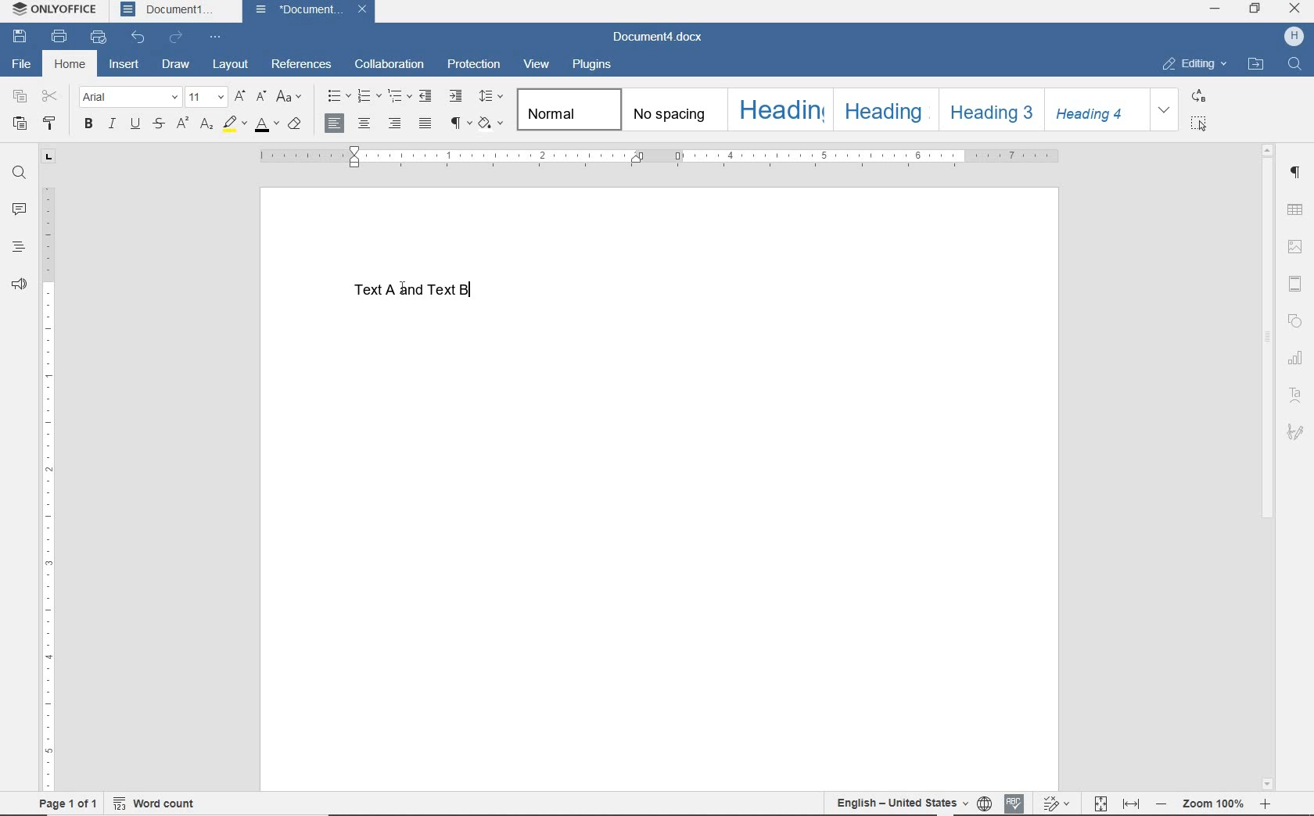 Image resolution: width=1314 pixels, height=816 pixels. I want to click on BULLETS, so click(336, 95).